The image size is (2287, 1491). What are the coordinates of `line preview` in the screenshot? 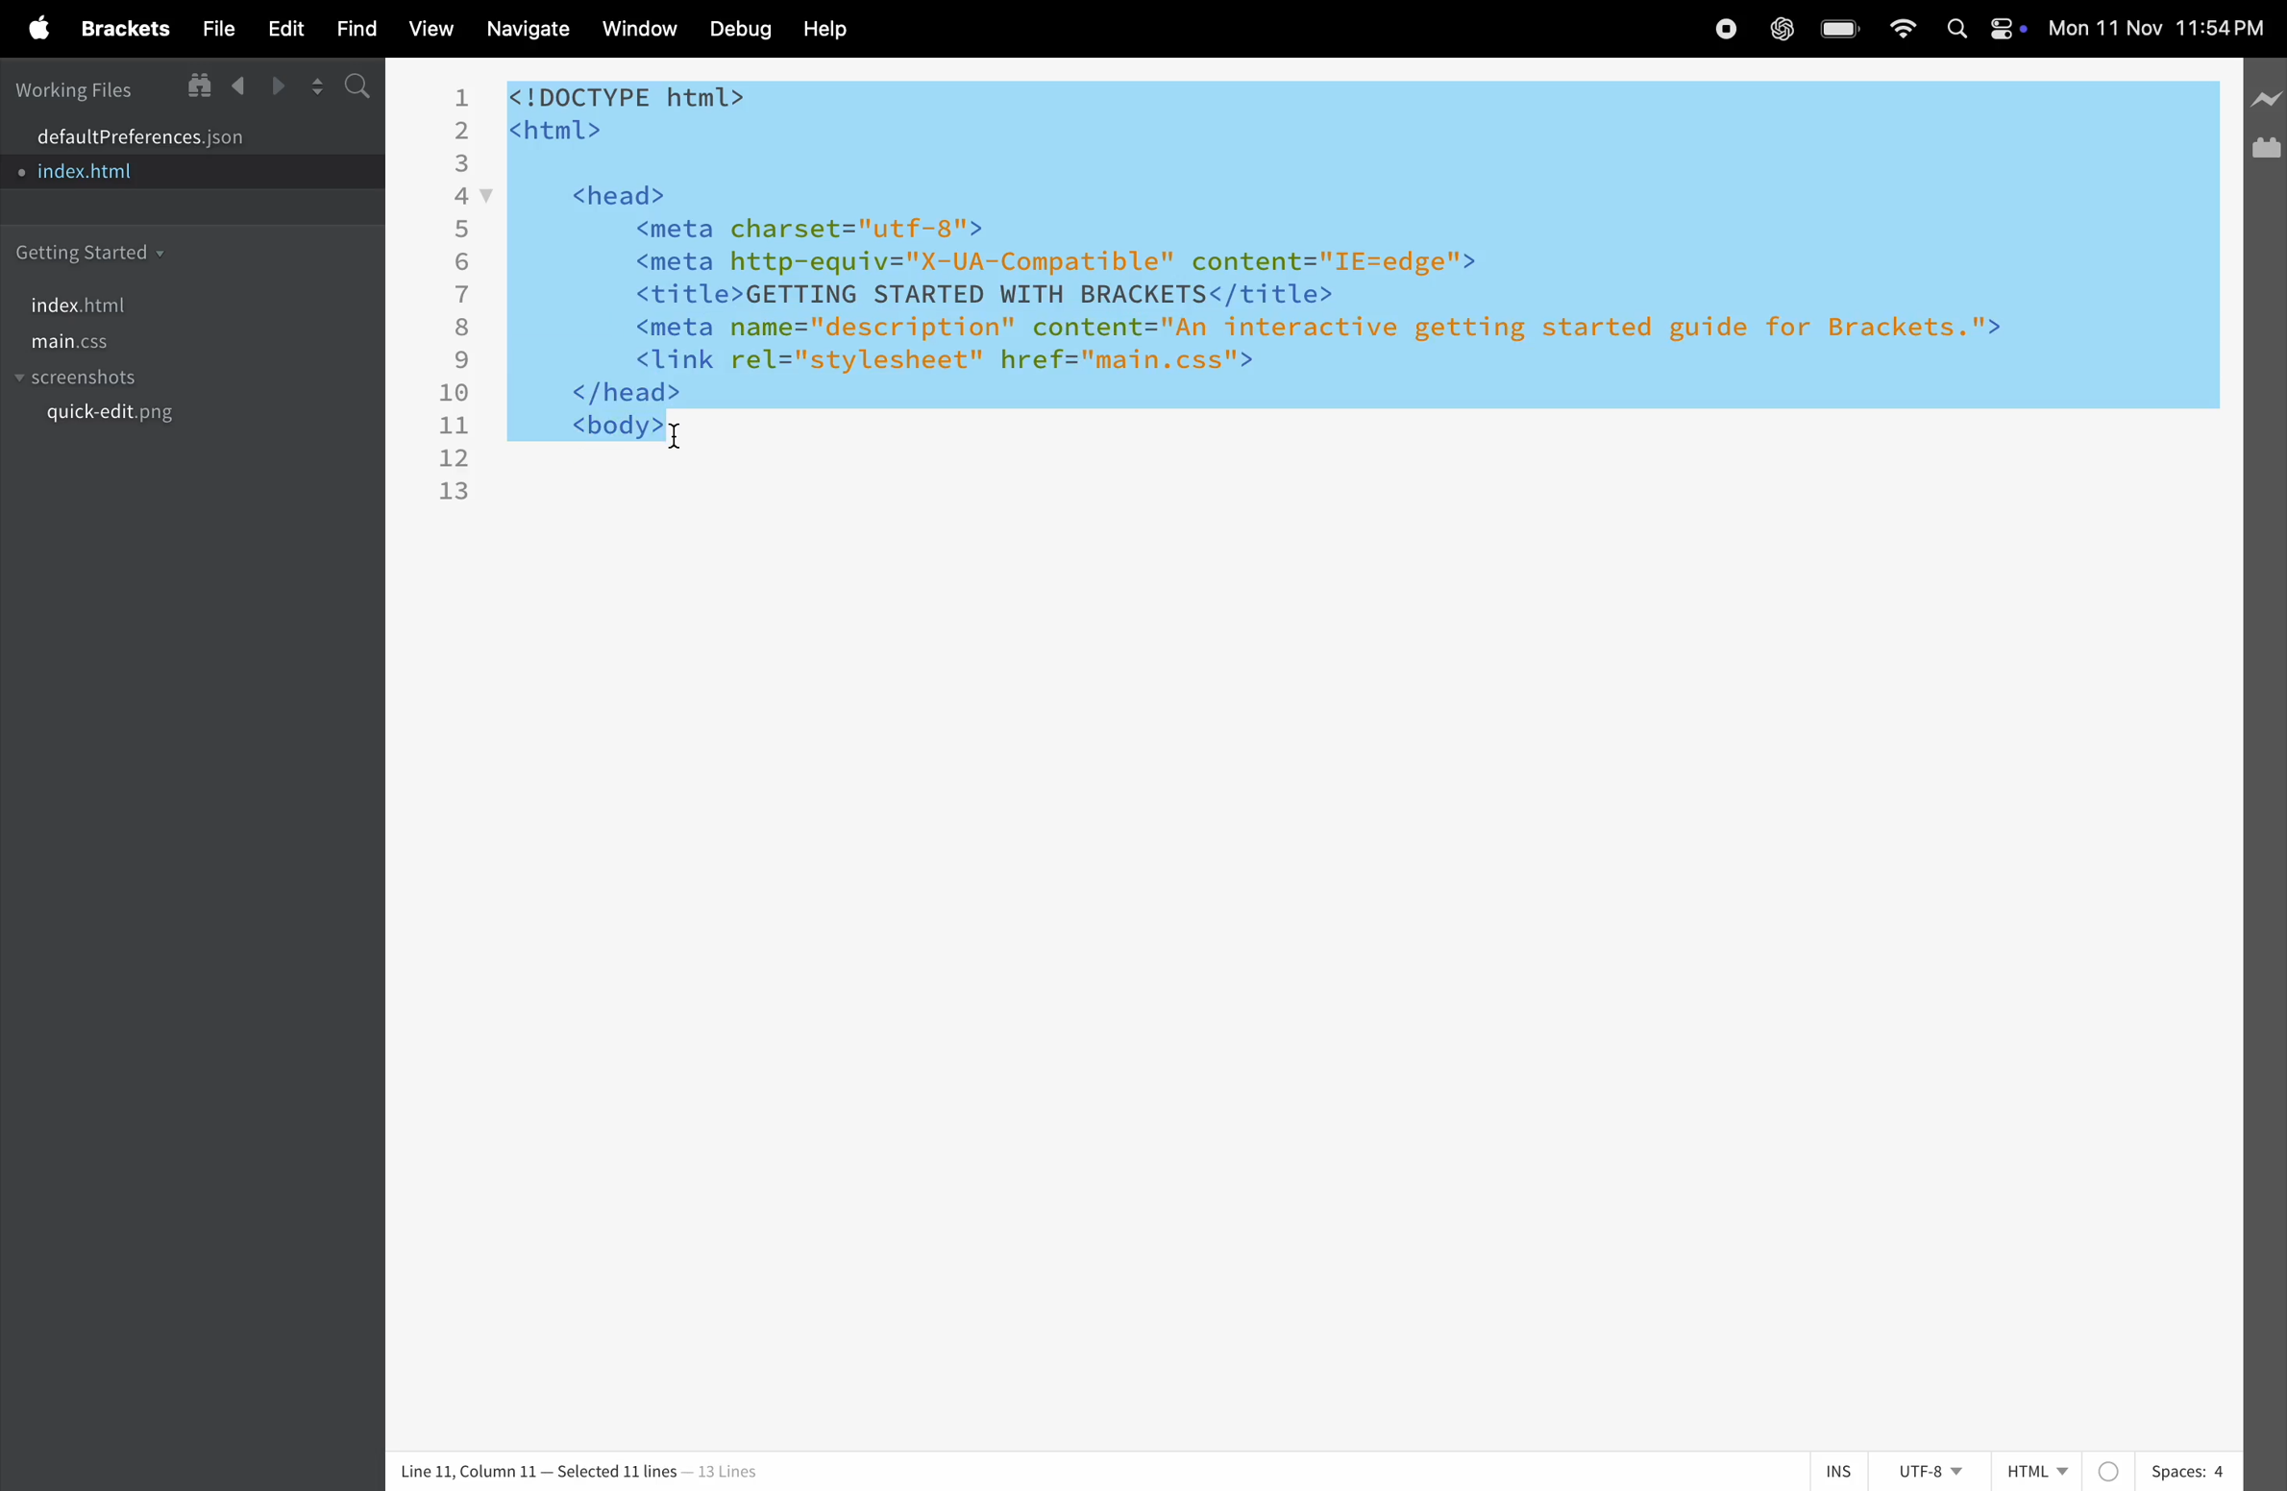 It's located at (2265, 105).